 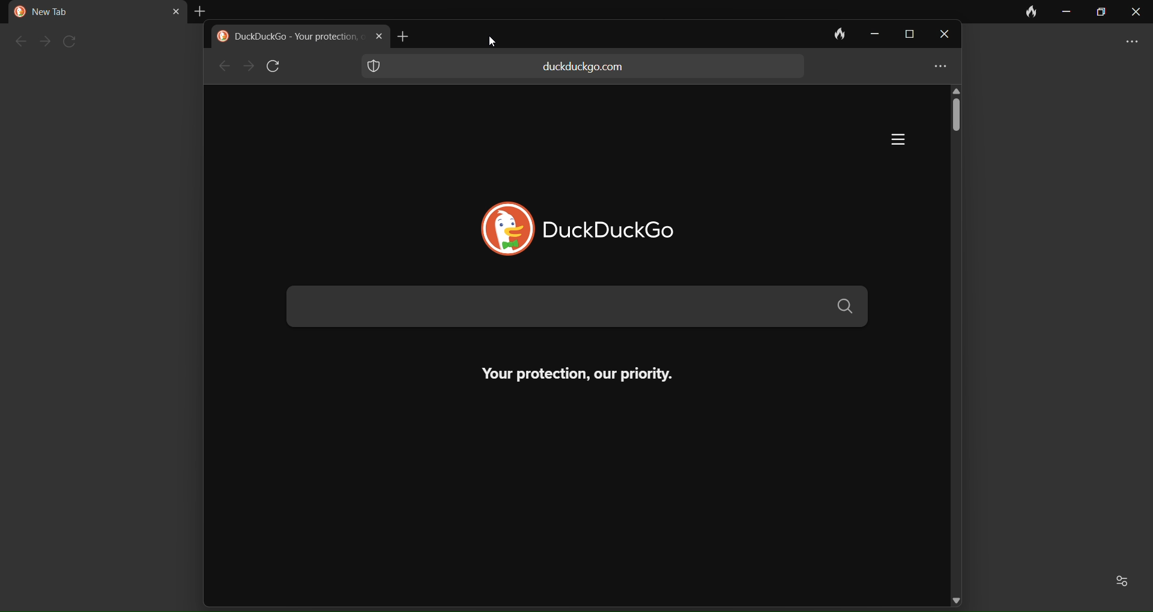 I want to click on Logo, so click(x=493, y=225).